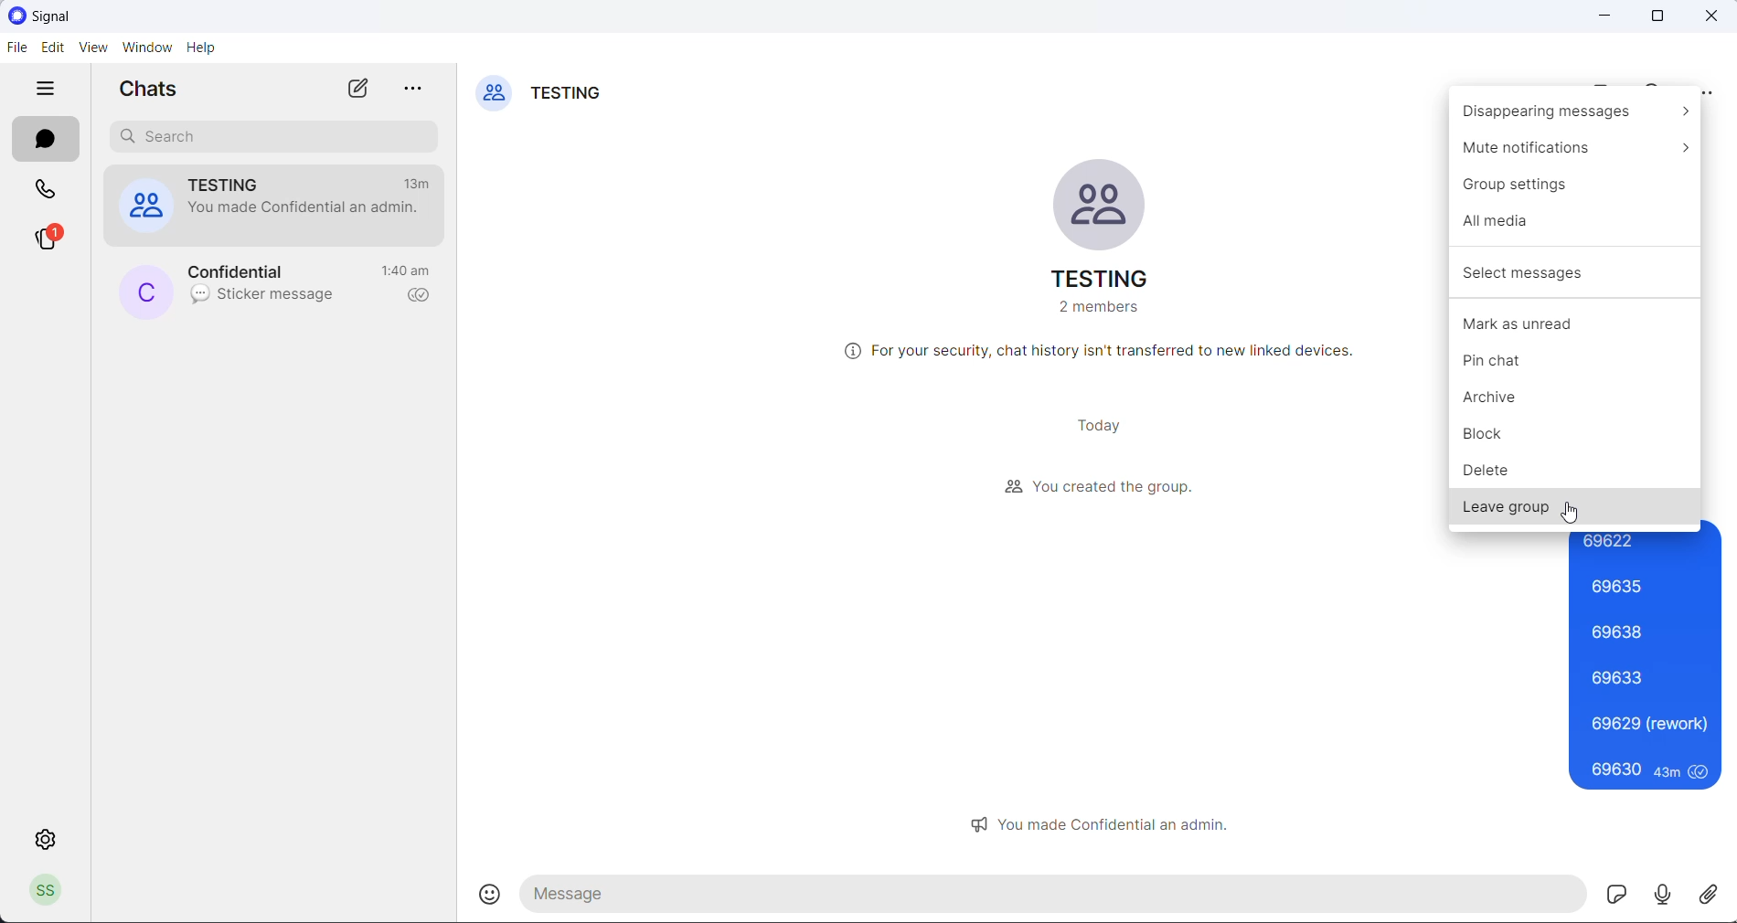  I want to click on group name, so click(238, 185).